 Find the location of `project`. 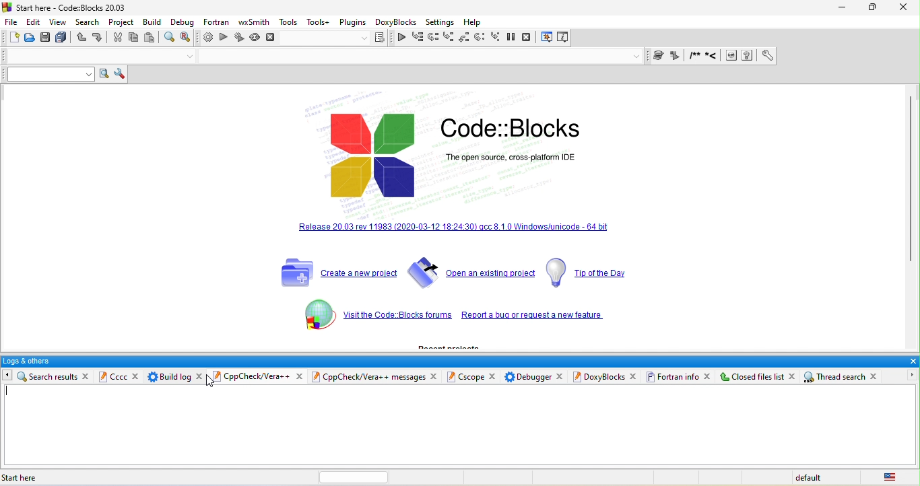

project is located at coordinates (124, 24).